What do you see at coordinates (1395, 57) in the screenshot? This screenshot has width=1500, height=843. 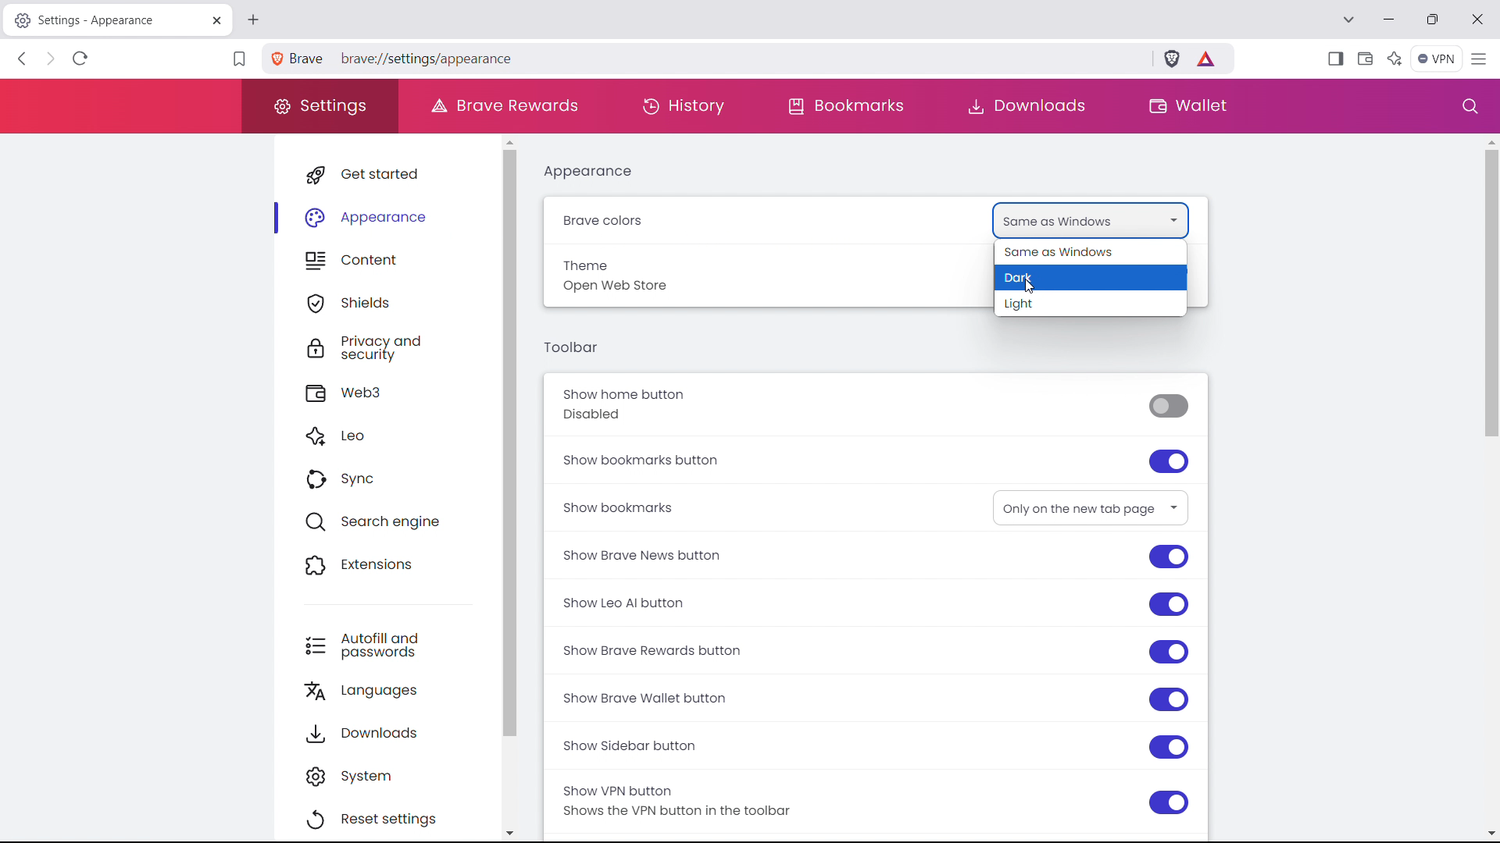 I see `leo AI` at bounding box center [1395, 57].